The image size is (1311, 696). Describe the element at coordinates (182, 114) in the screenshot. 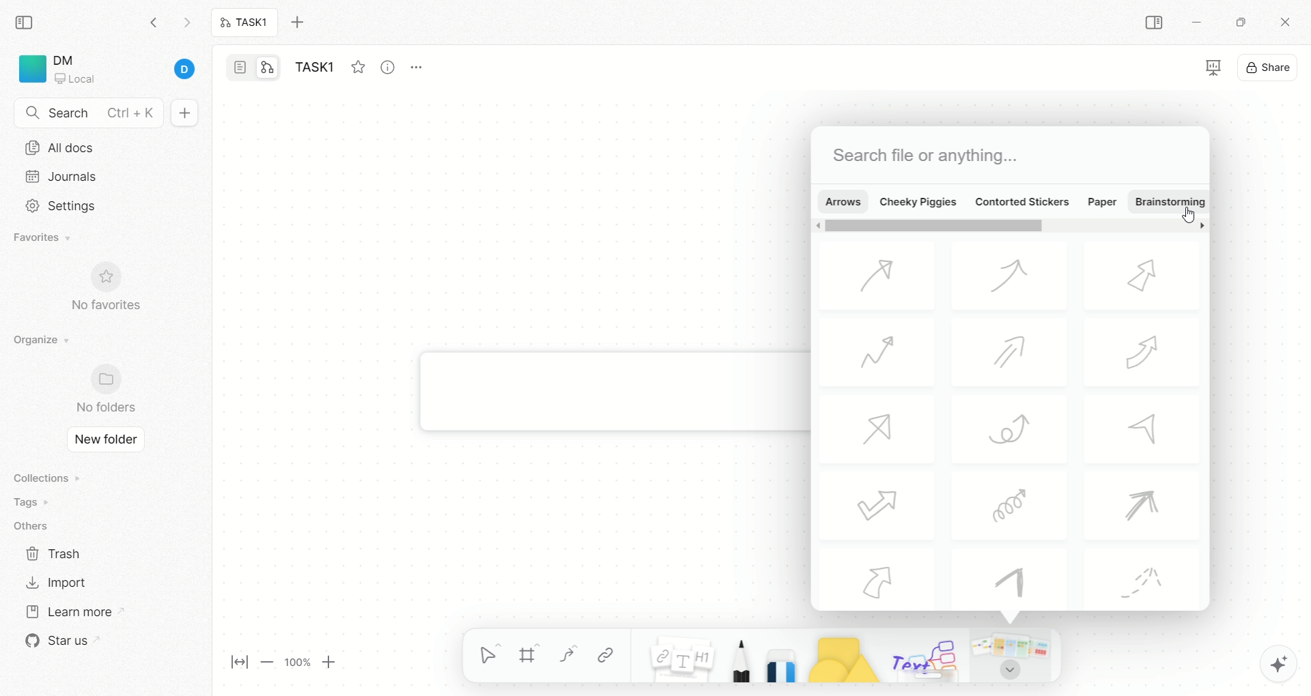

I see `new document` at that location.